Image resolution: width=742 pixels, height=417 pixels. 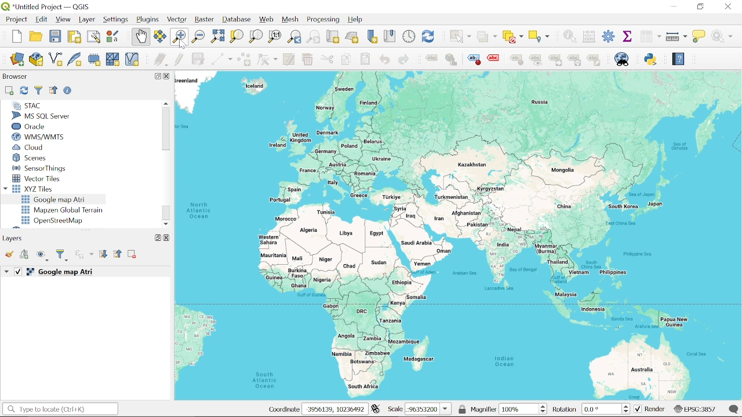 What do you see at coordinates (84, 255) in the screenshot?
I see `insert audio` at bounding box center [84, 255].